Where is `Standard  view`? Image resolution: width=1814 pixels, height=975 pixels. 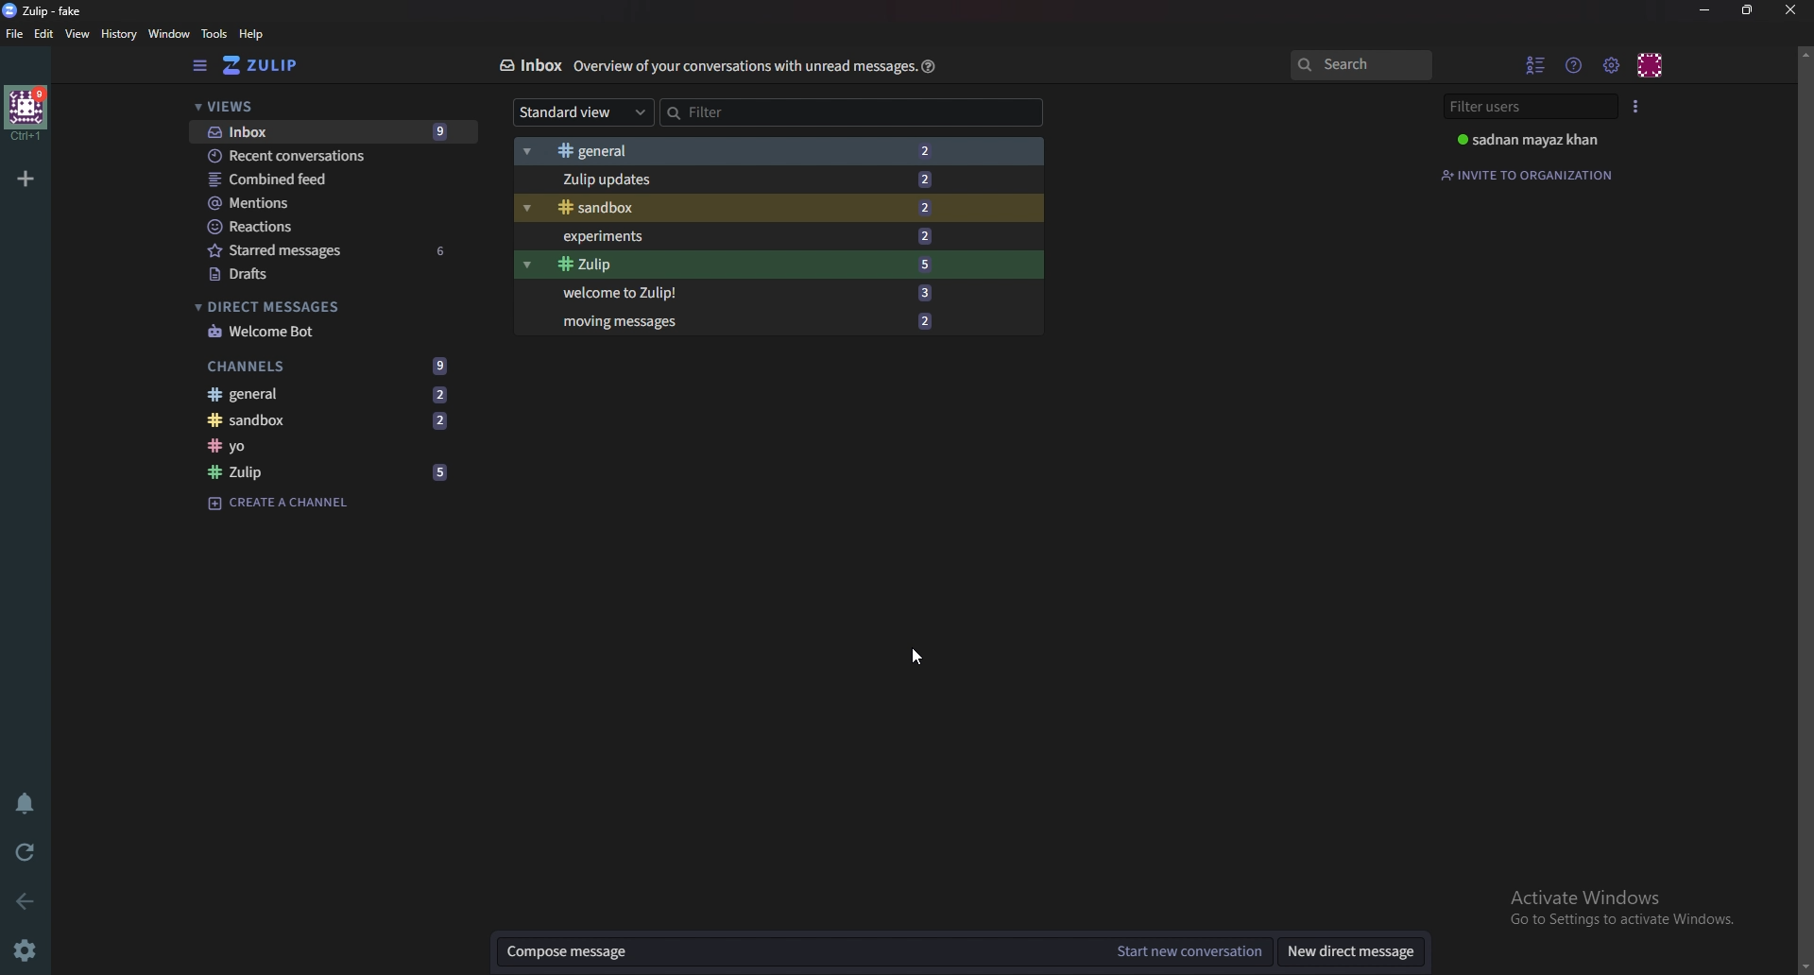 Standard  view is located at coordinates (585, 113).